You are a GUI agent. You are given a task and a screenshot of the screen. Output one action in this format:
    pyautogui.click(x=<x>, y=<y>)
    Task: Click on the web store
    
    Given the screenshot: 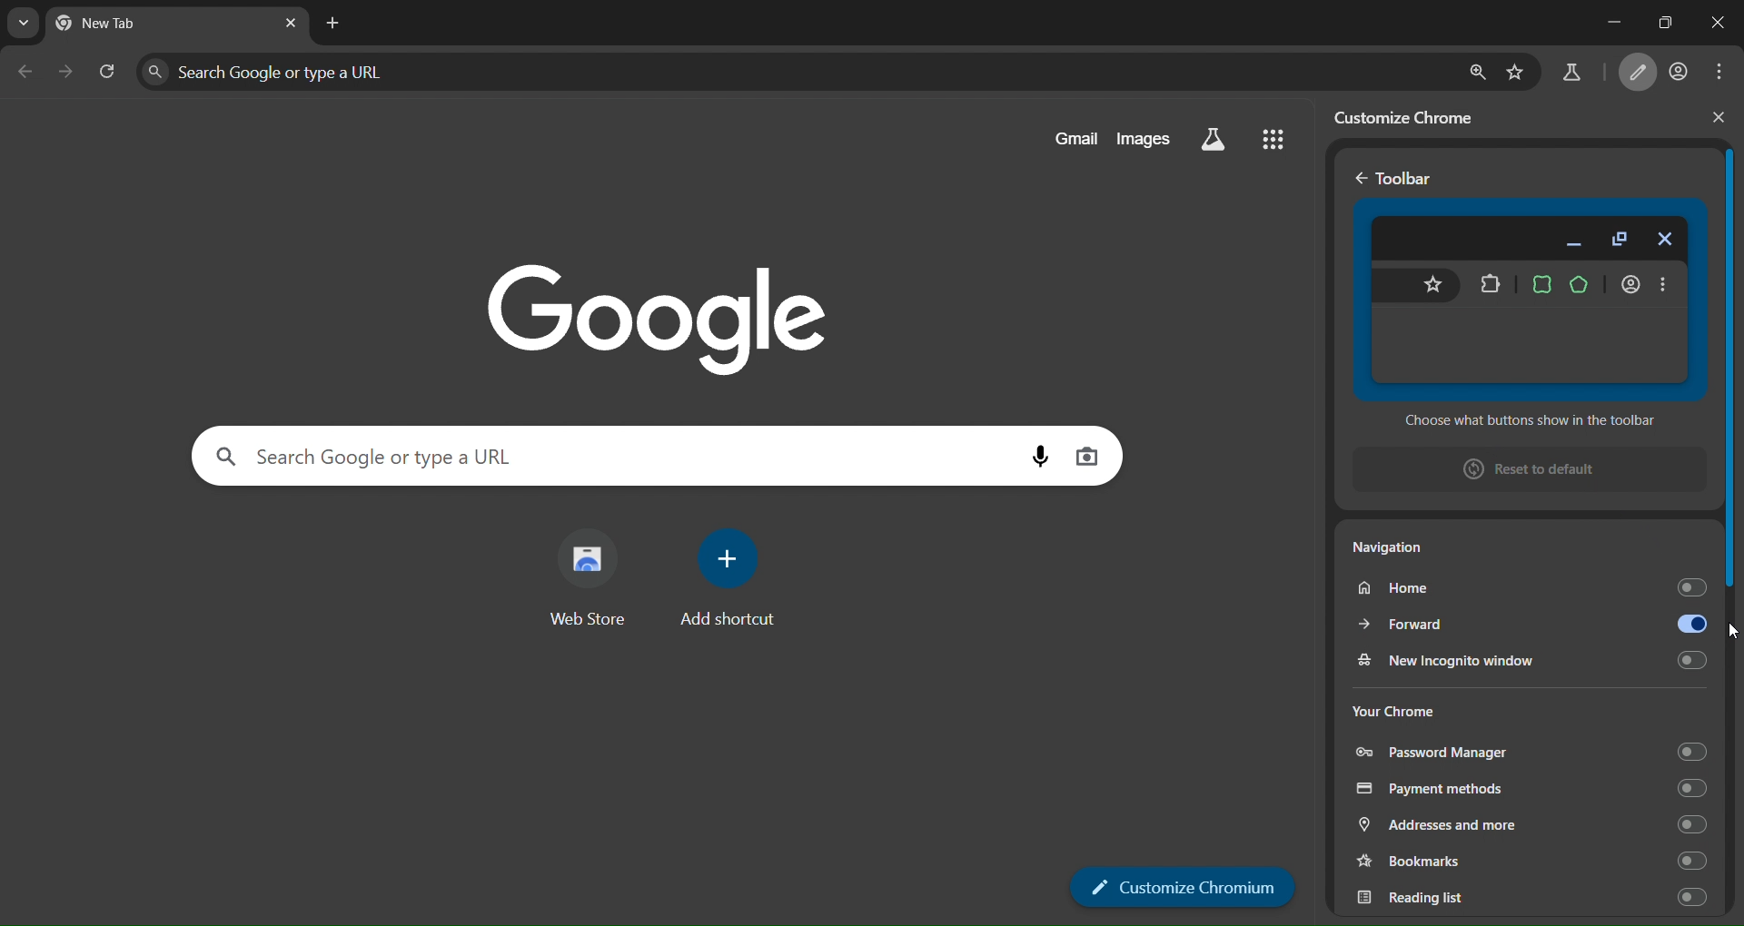 What is the action you would take?
    pyautogui.click(x=588, y=584)
    